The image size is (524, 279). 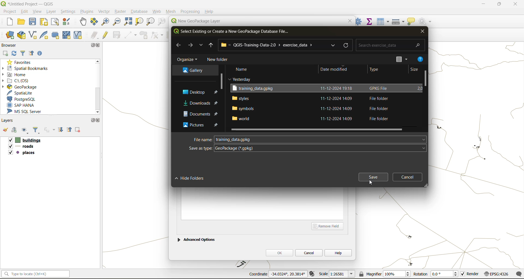 What do you see at coordinates (395, 58) in the screenshot?
I see `menu` at bounding box center [395, 58].